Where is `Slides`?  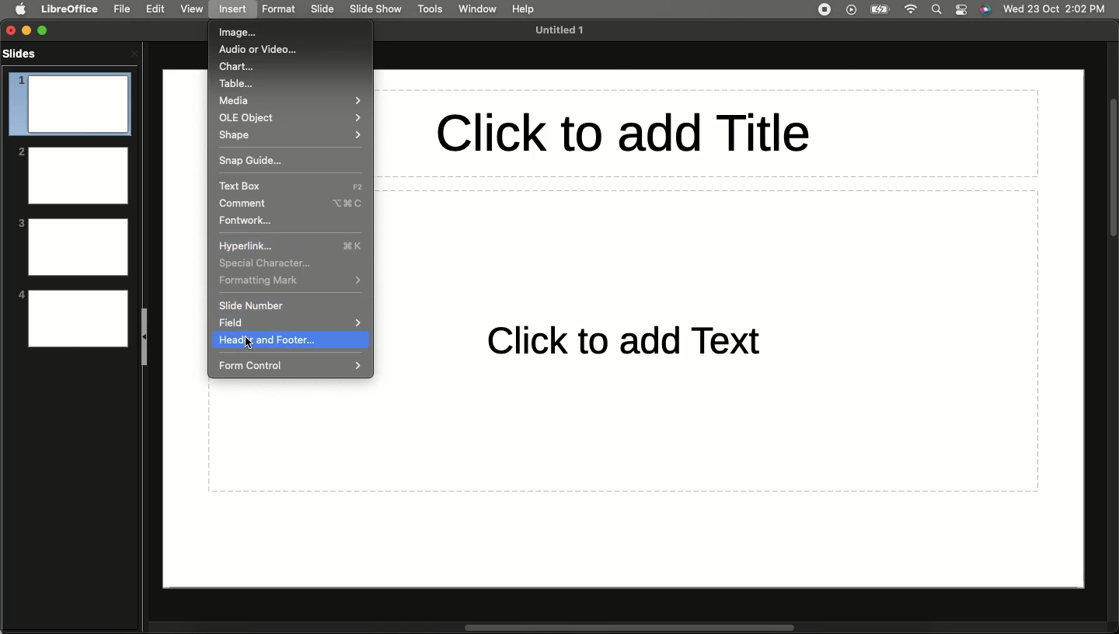
Slides is located at coordinates (24, 53).